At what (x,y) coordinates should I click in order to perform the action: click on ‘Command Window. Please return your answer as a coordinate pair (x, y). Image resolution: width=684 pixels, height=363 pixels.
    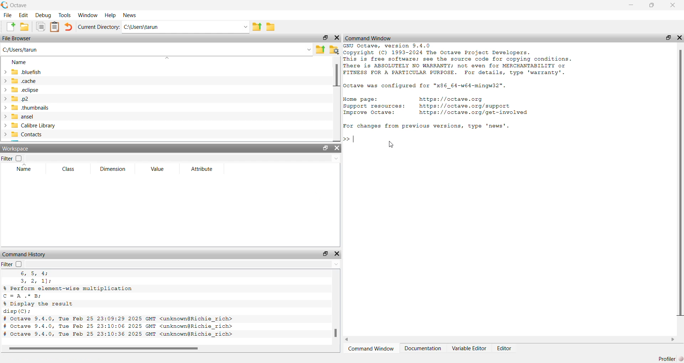
    Looking at the image, I should click on (371, 349).